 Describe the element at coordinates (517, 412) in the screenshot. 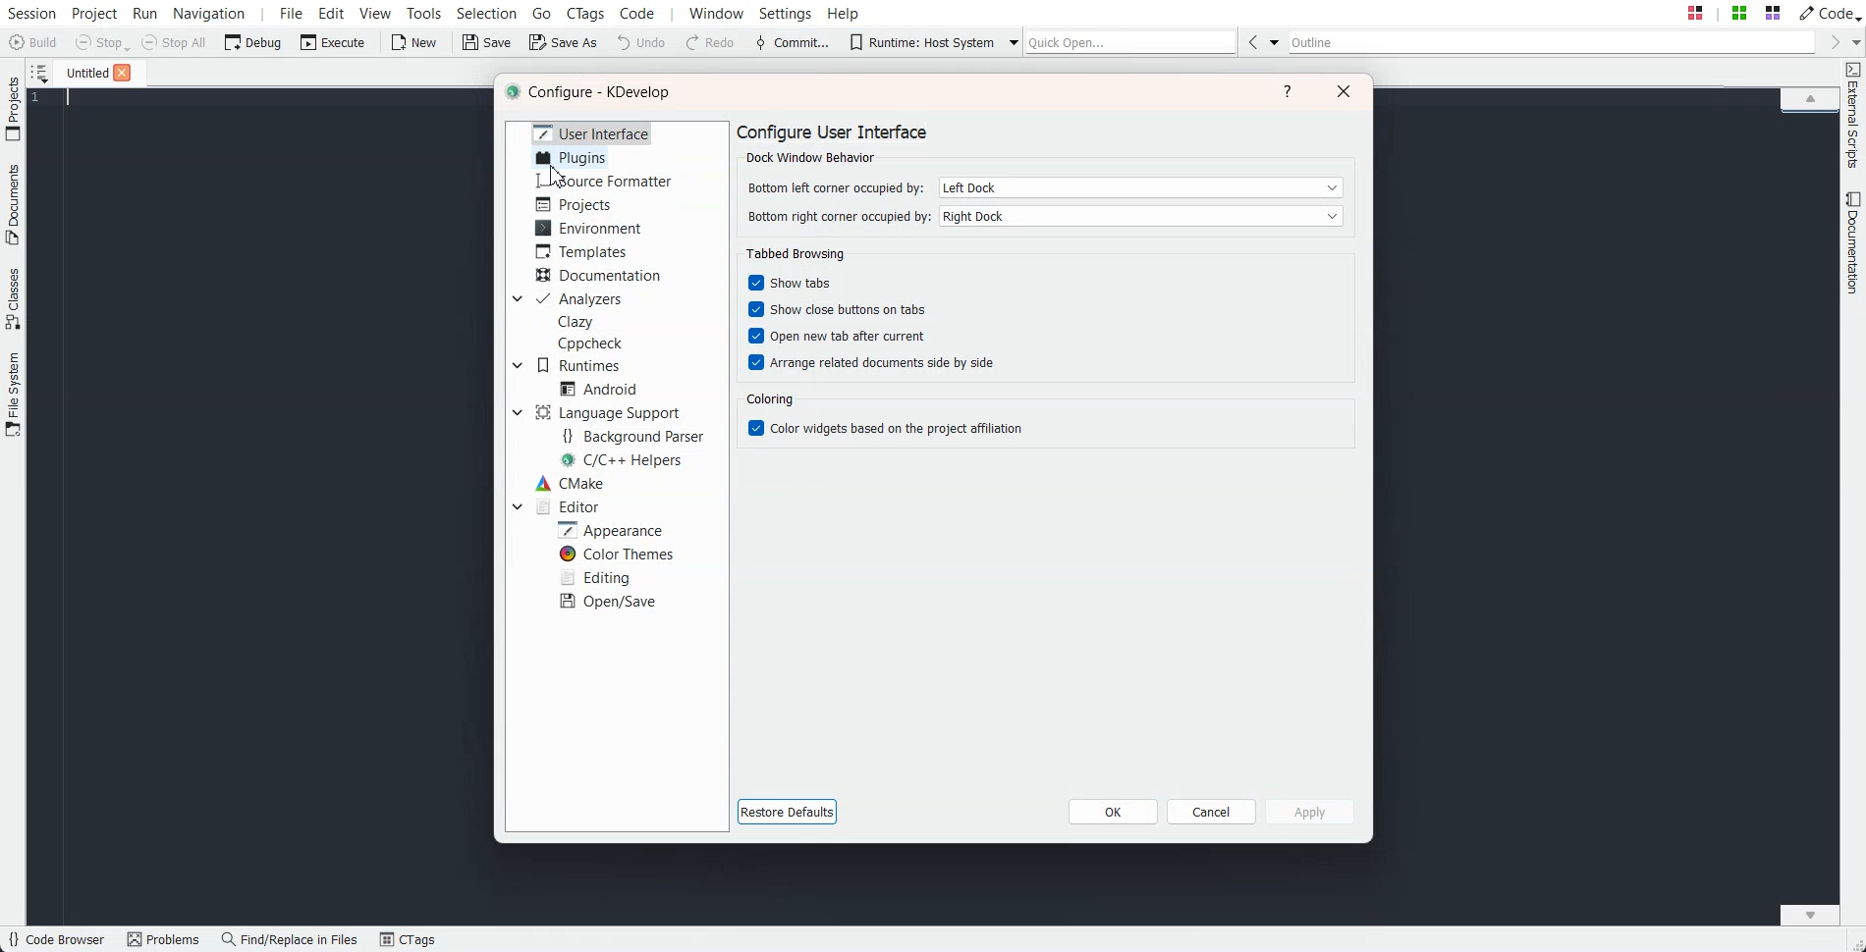

I see `Drop down box` at that location.